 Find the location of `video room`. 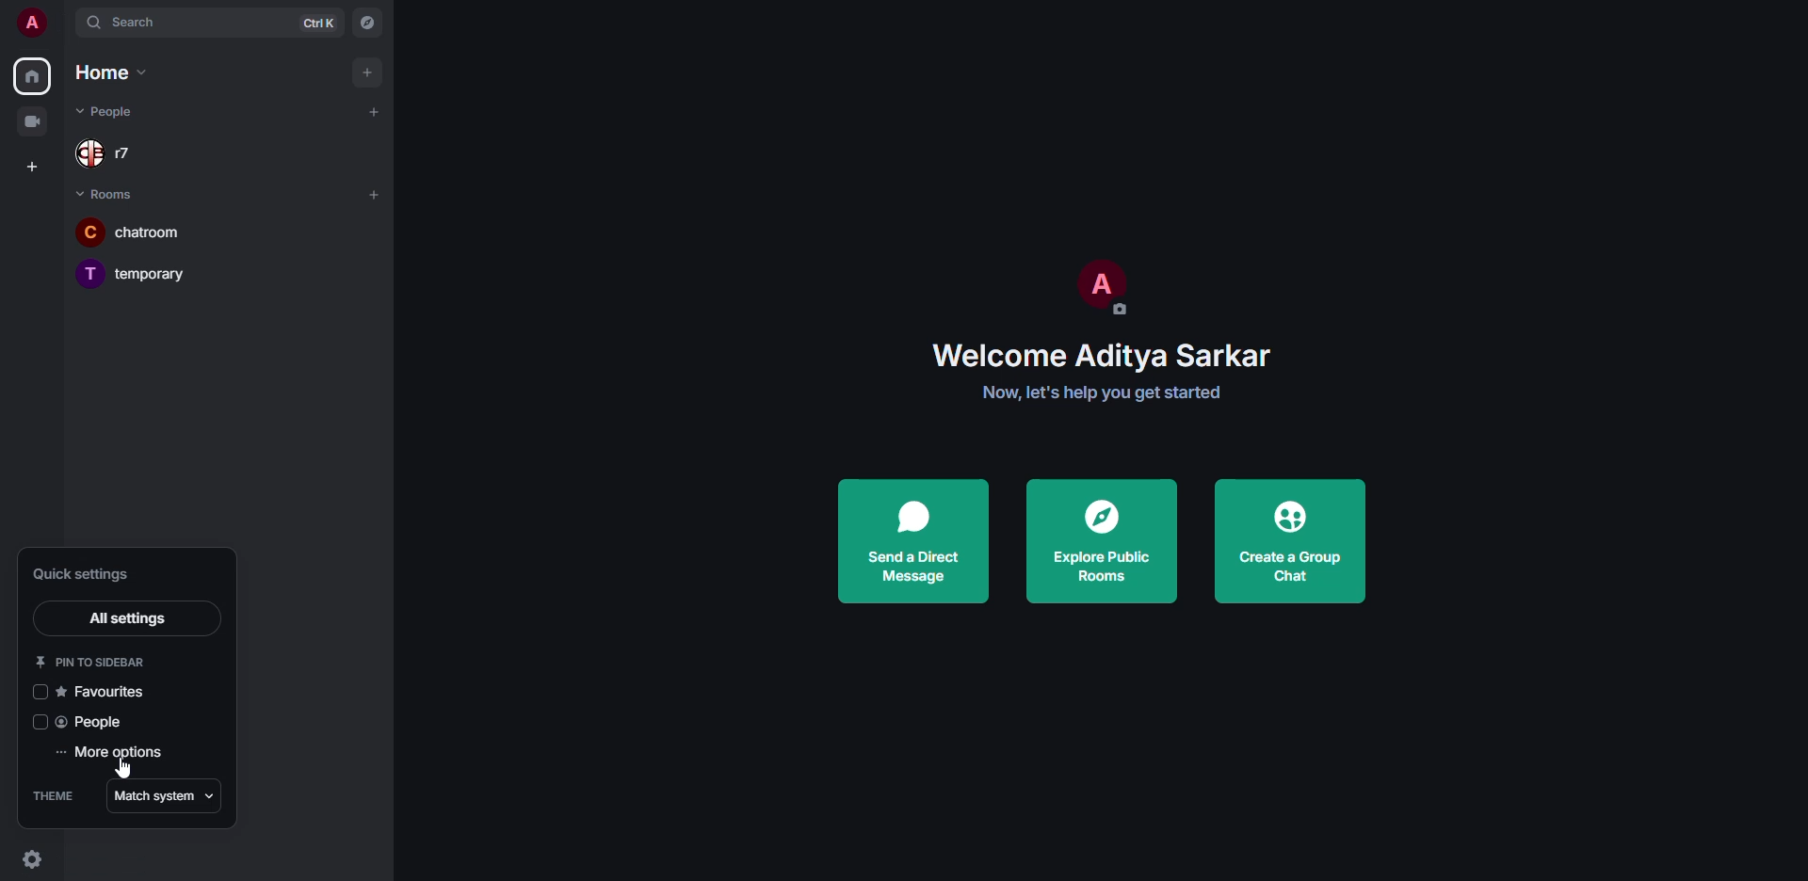

video room is located at coordinates (40, 121).